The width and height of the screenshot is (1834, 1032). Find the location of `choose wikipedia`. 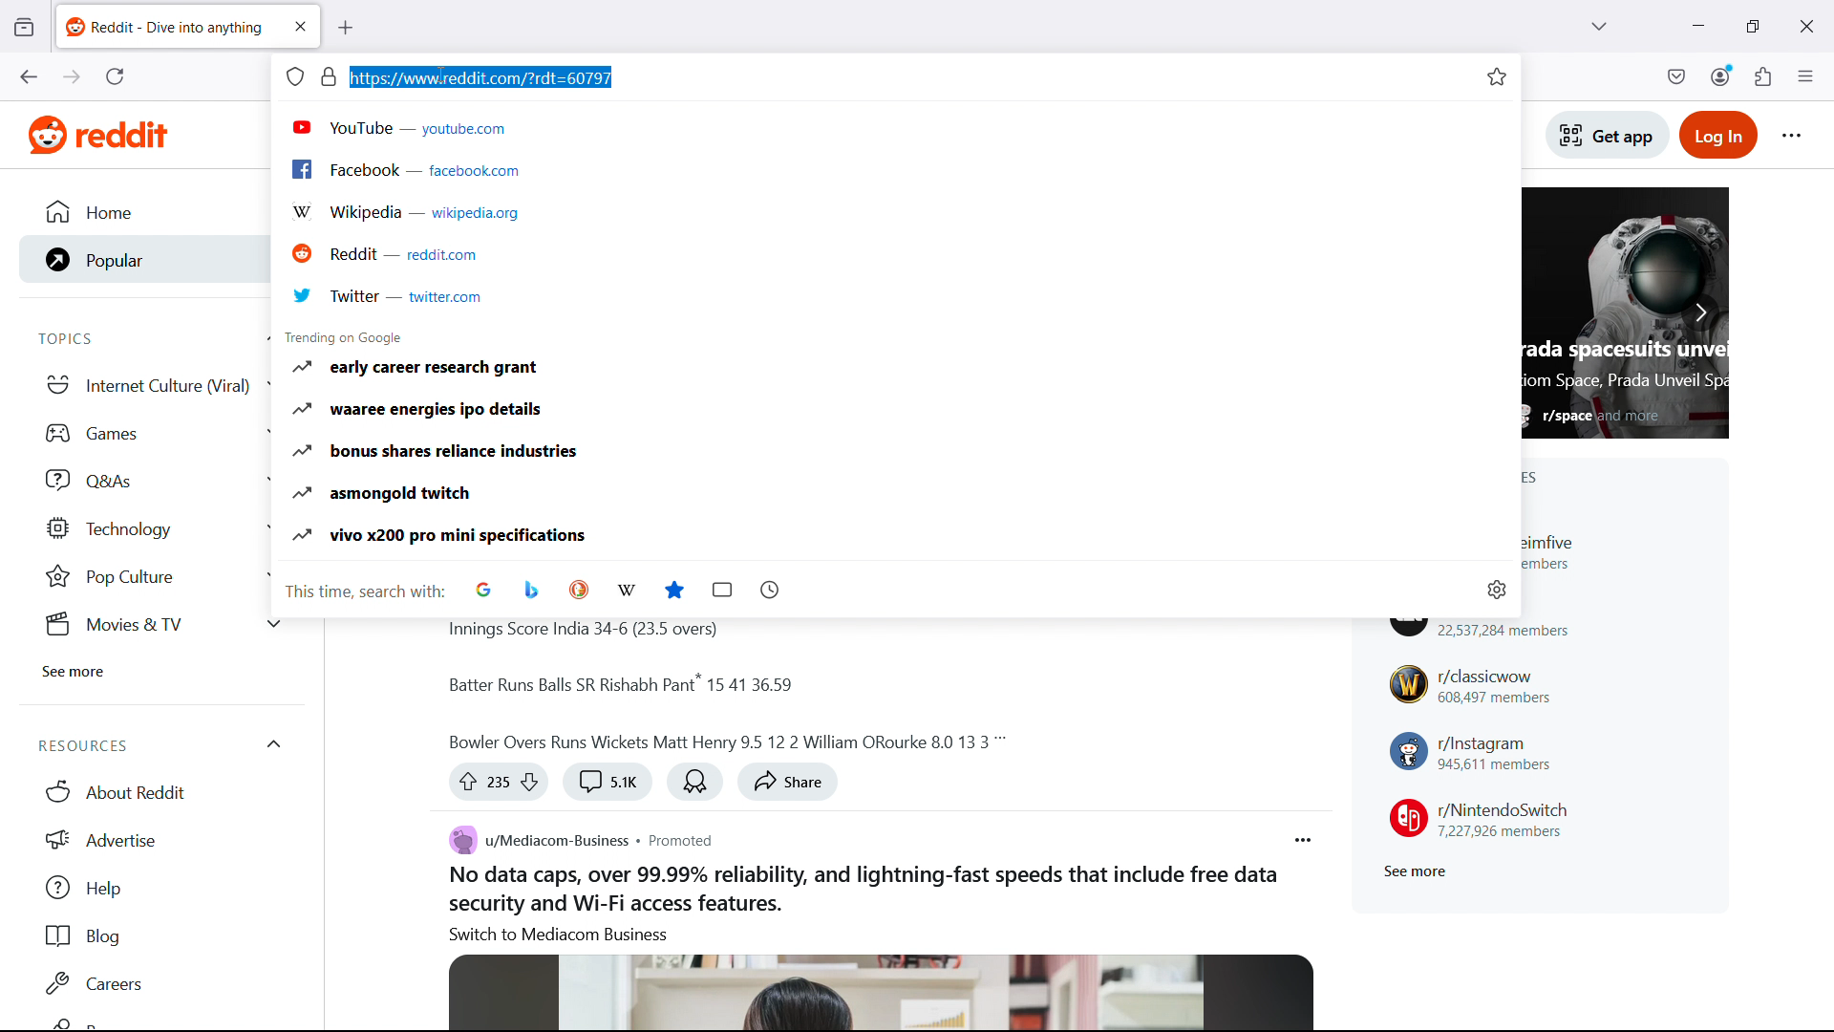

choose wikipedia is located at coordinates (627, 591).